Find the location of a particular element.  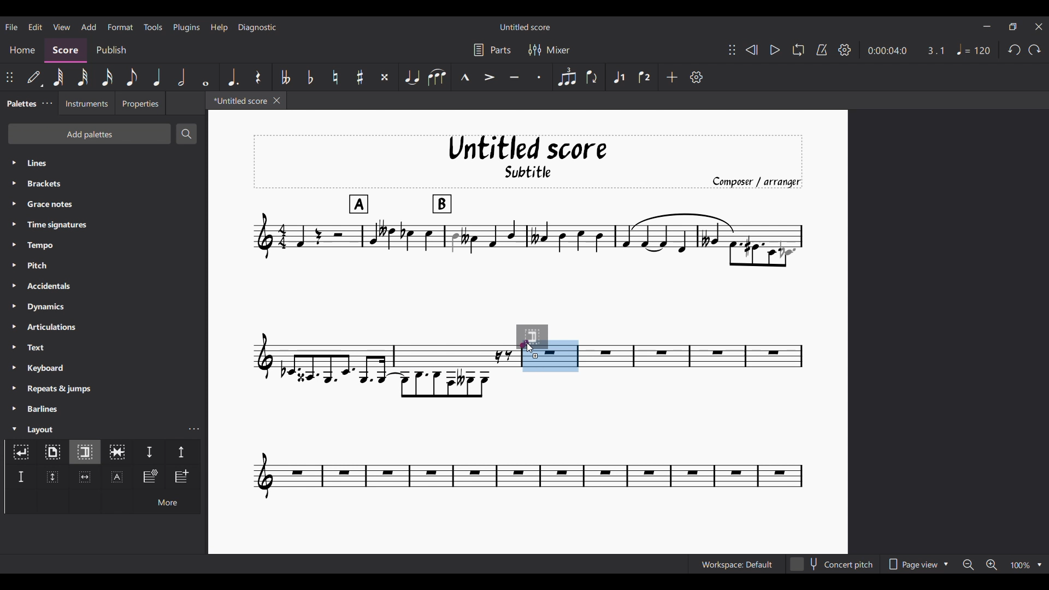

Zoom out is located at coordinates (969, 564).